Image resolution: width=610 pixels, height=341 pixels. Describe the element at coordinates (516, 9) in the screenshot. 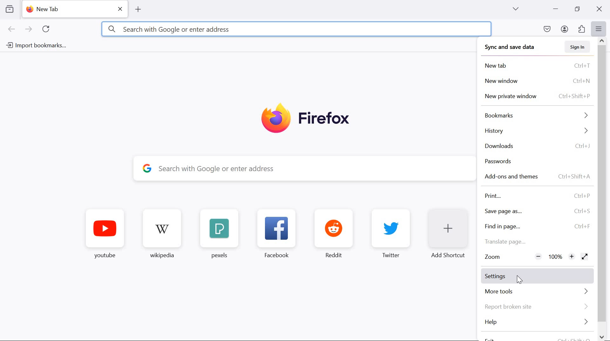

I see `list all tabs` at that location.